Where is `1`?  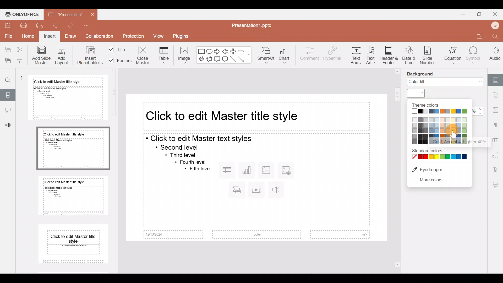
1 is located at coordinates (21, 78).